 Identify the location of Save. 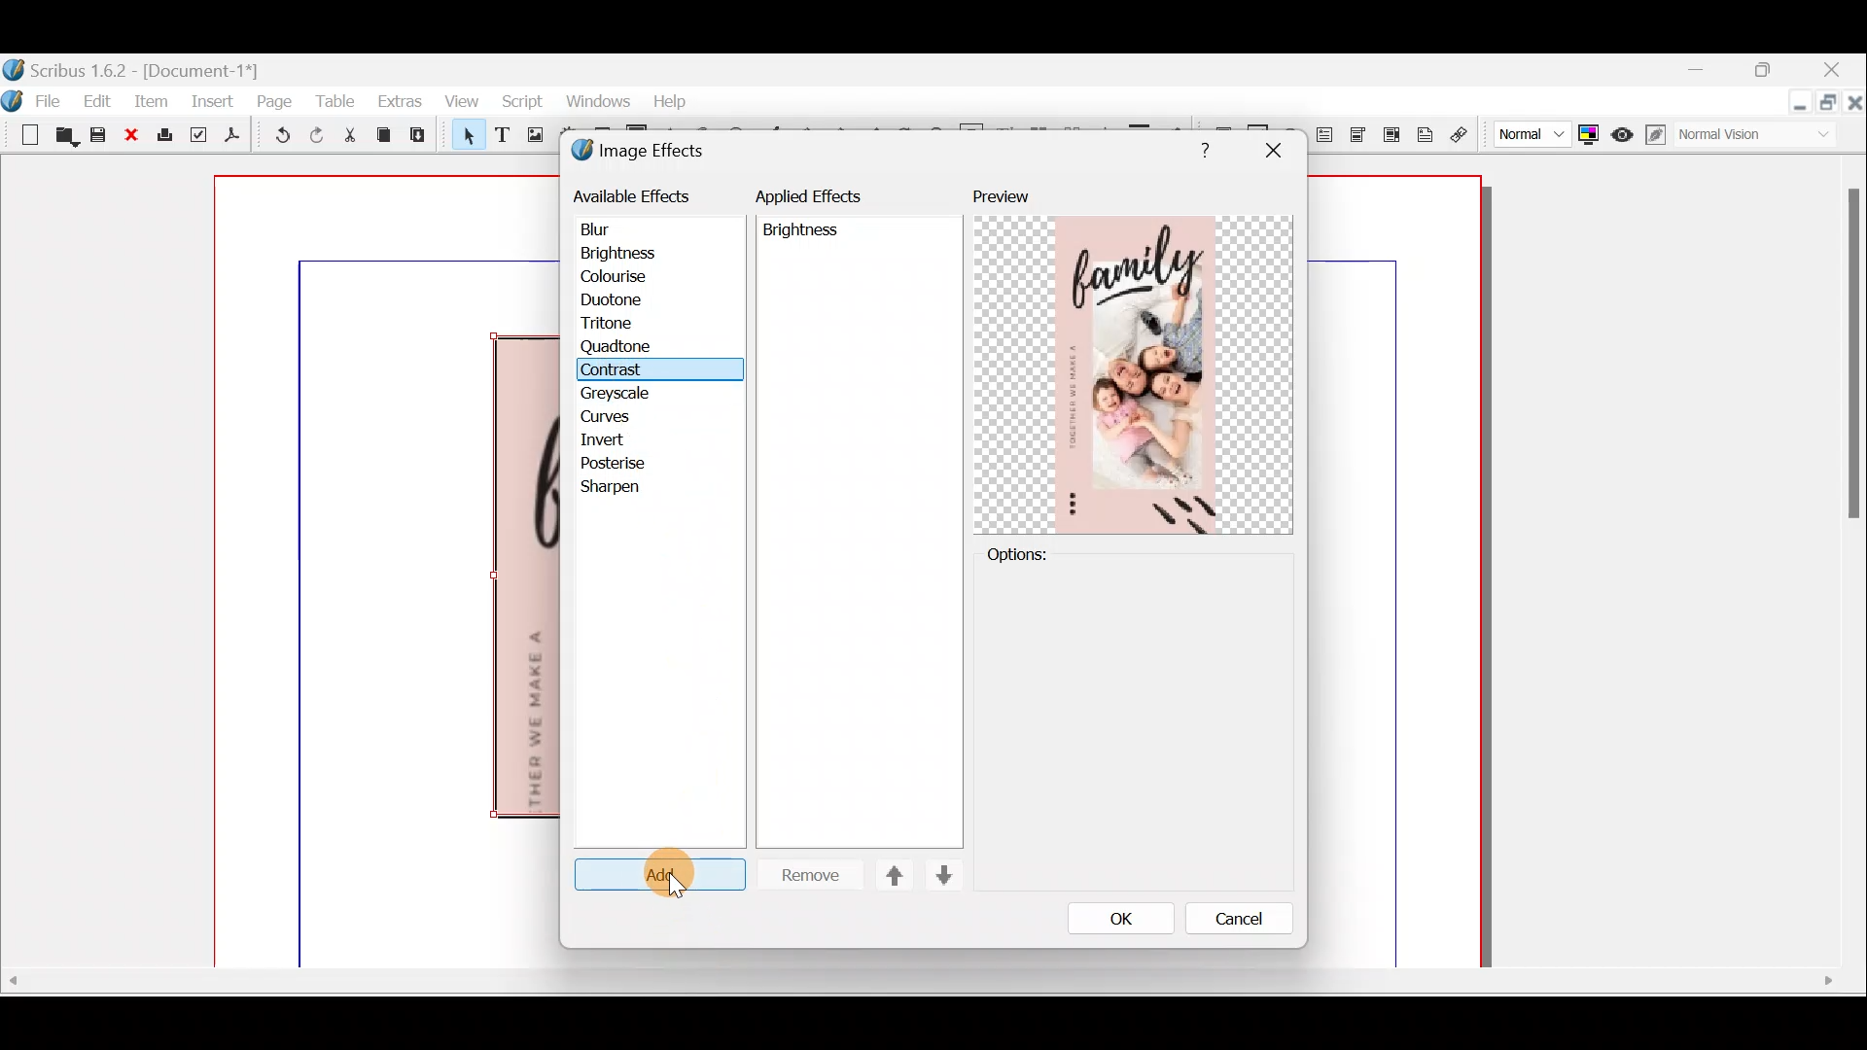
(101, 137).